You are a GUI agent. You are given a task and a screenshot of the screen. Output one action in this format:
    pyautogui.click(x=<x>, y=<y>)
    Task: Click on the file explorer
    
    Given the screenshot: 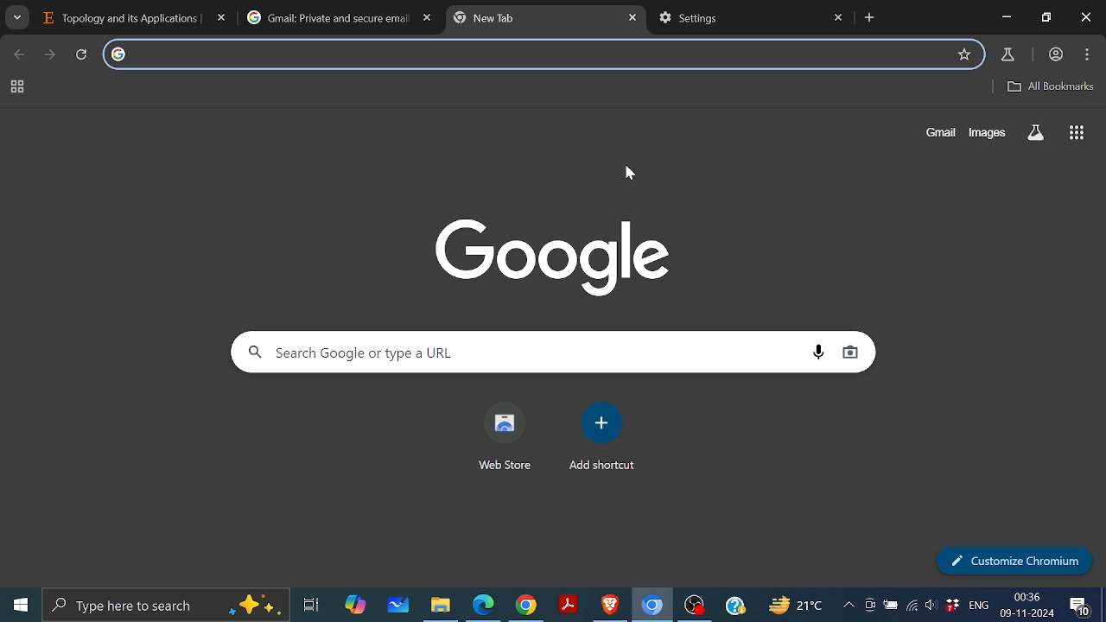 What is the action you would take?
    pyautogui.click(x=443, y=606)
    